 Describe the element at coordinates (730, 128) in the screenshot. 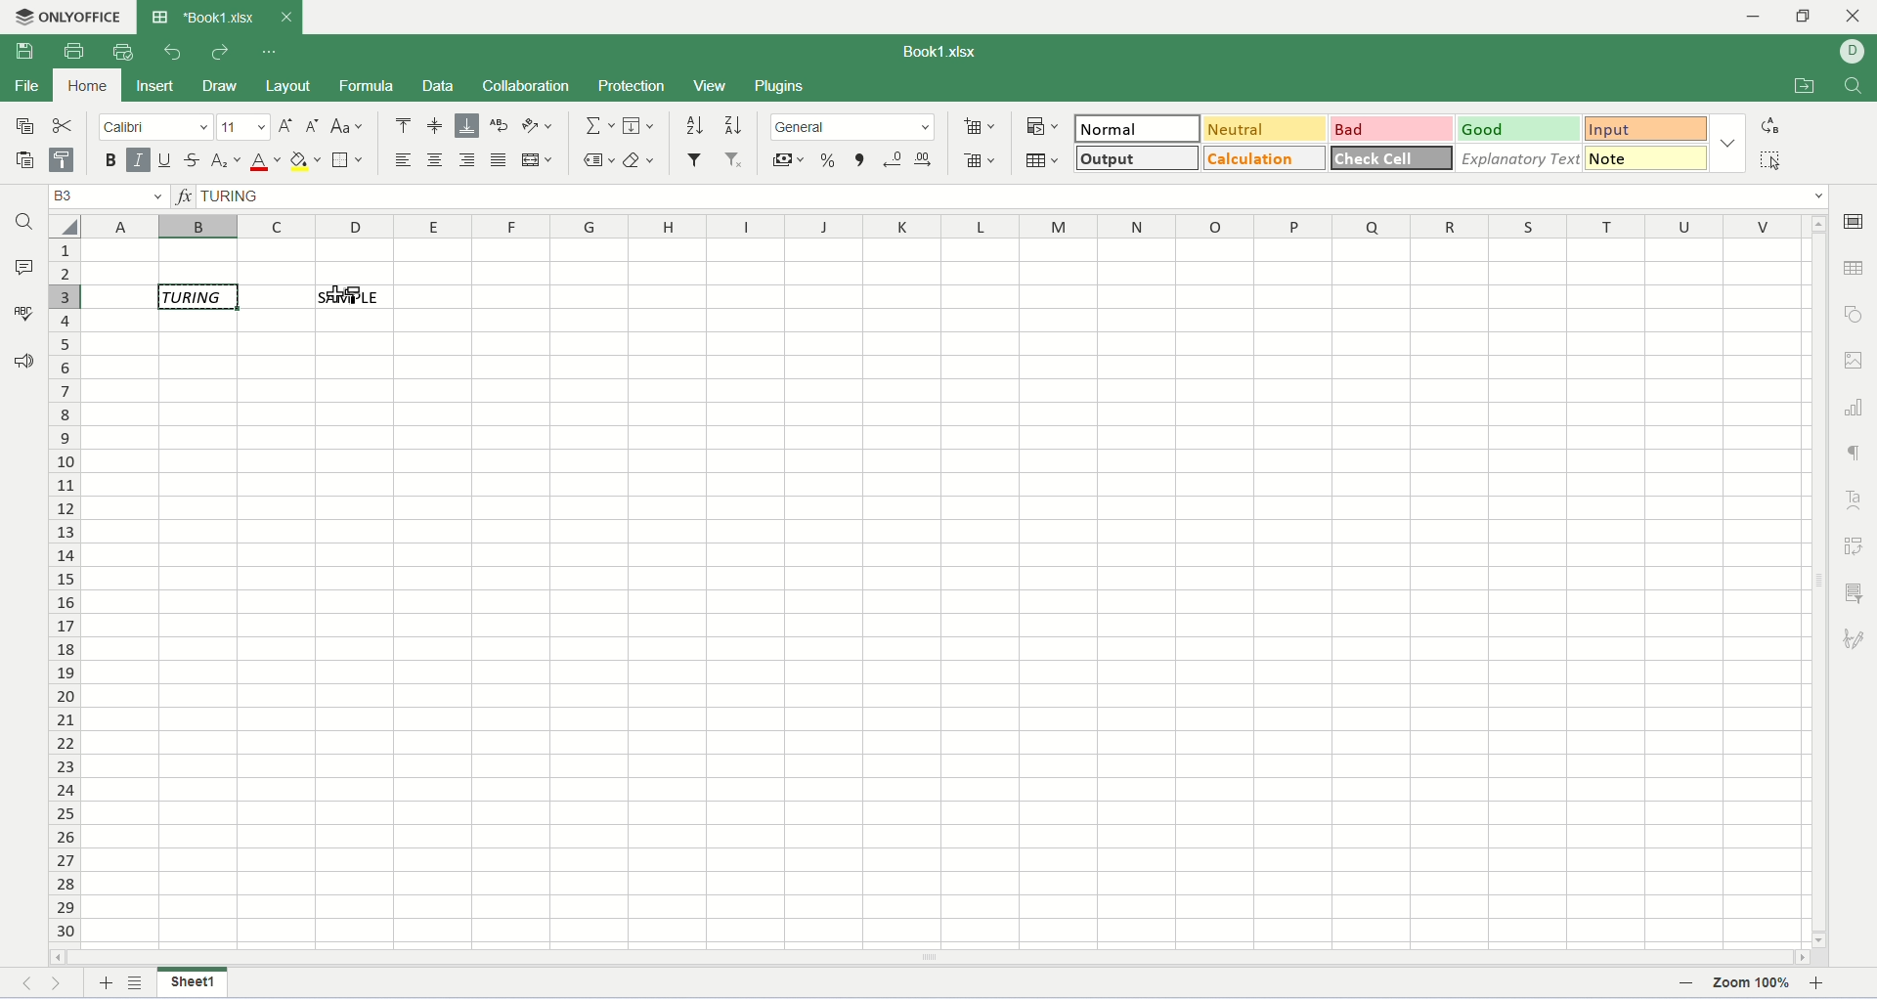

I see `sort descending` at that location.